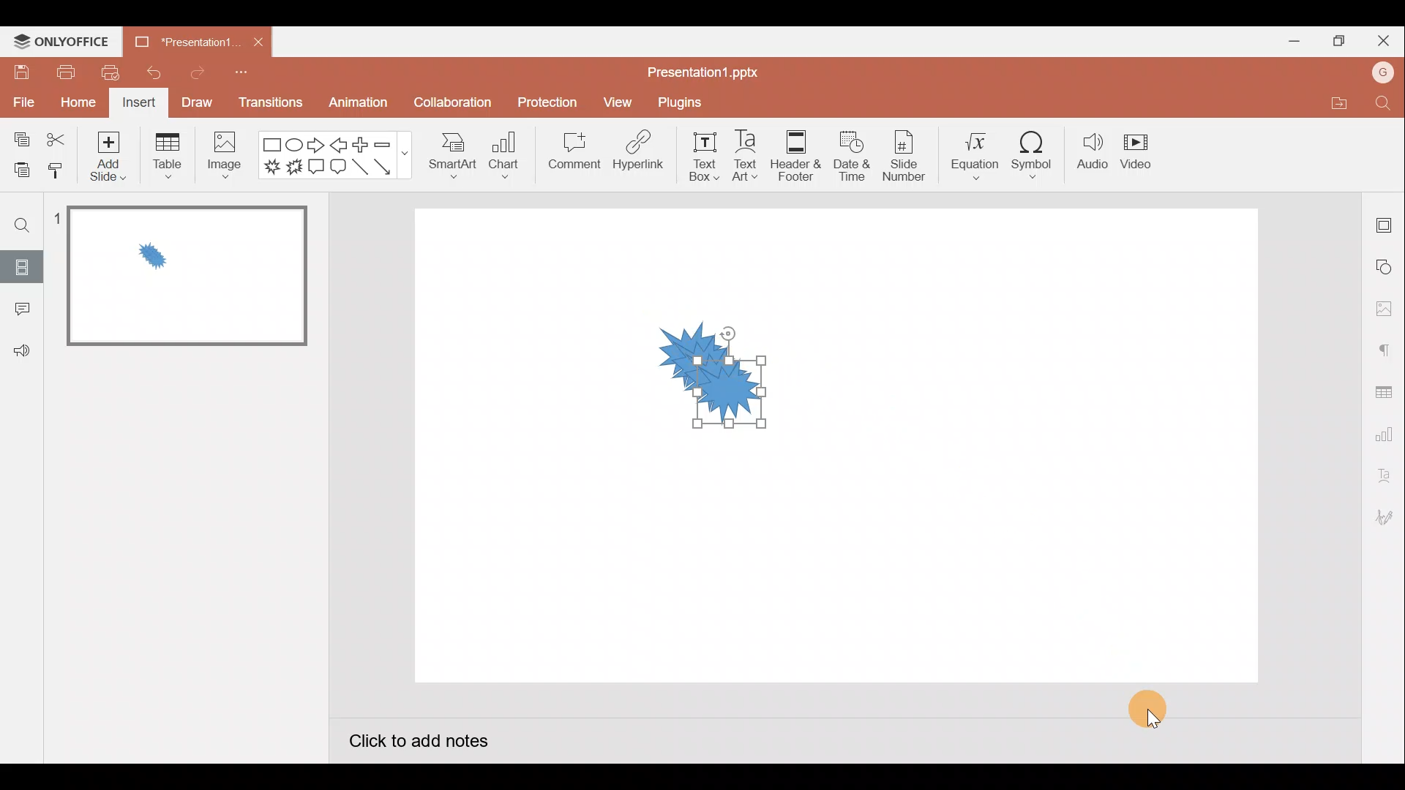 Image resolution: width=1405 pixels, height=790 pixels. I want to click on Copy style, so click(62, 174).